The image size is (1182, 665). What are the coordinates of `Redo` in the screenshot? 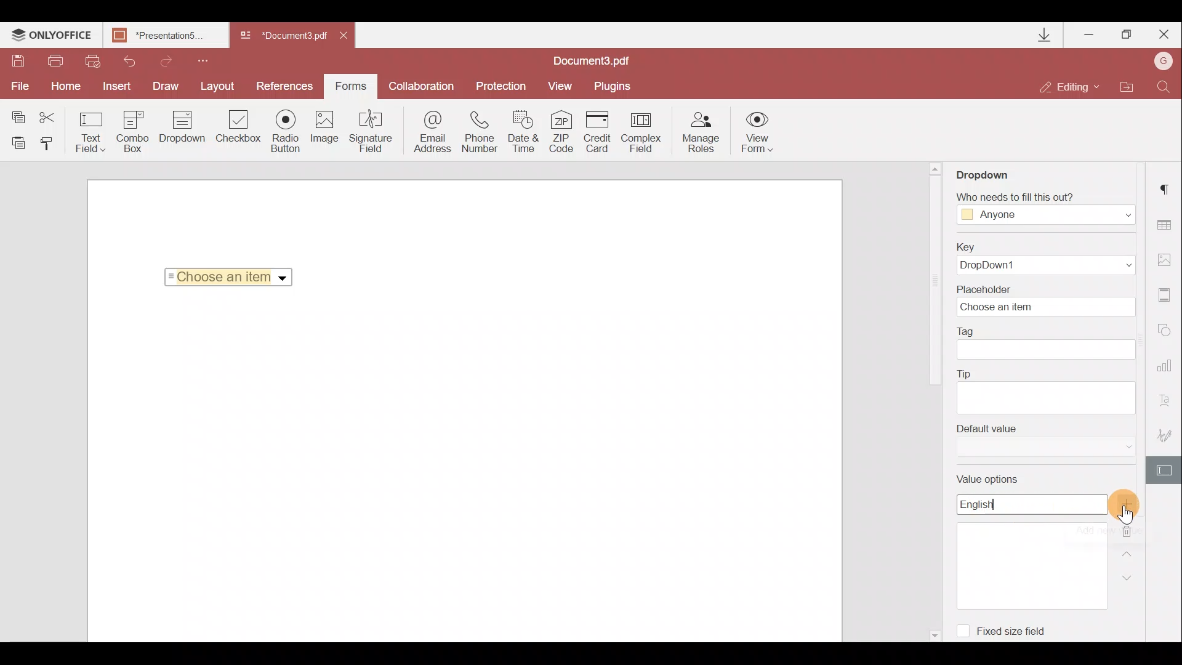 It's located at (160, 59).